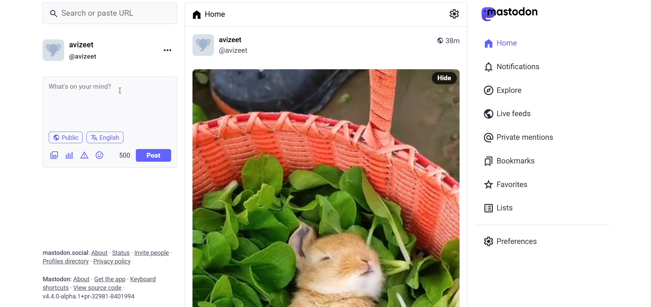  What do you see at coordinates (115, 261) in the screenshot?
I see `Privacy policy` at bounding box center [115, 261].